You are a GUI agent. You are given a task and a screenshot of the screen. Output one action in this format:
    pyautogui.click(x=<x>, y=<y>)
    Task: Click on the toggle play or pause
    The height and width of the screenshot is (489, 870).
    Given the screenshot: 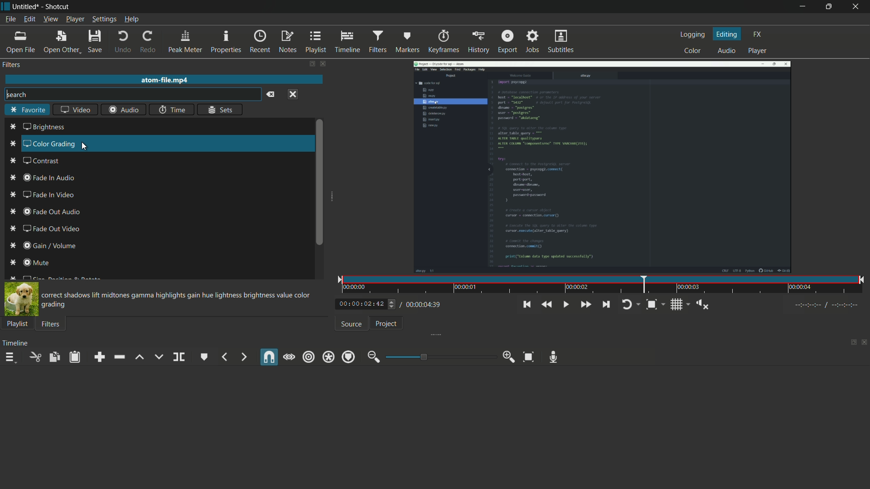 What is the action you would take?
    pyautogui.click(x=566, y=305)
    